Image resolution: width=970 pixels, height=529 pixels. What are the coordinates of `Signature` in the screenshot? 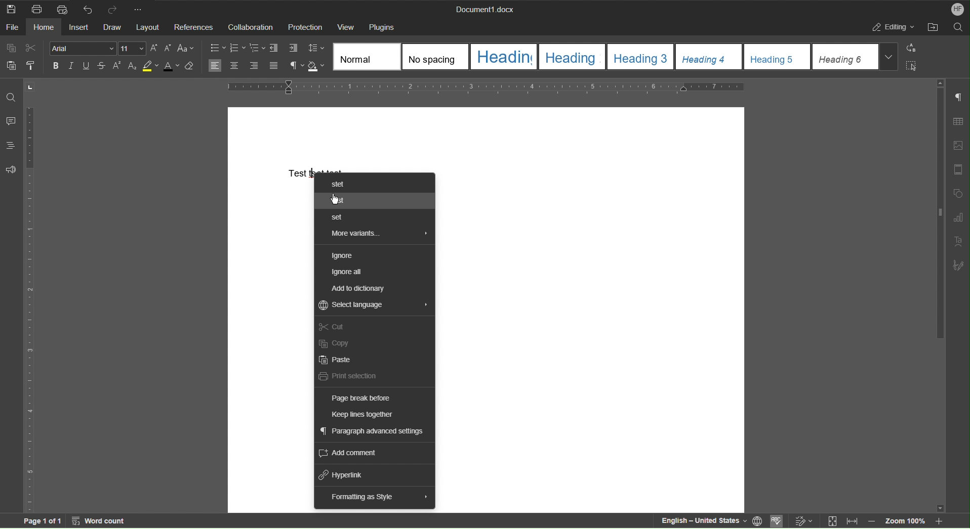 It's located at (958, 264).